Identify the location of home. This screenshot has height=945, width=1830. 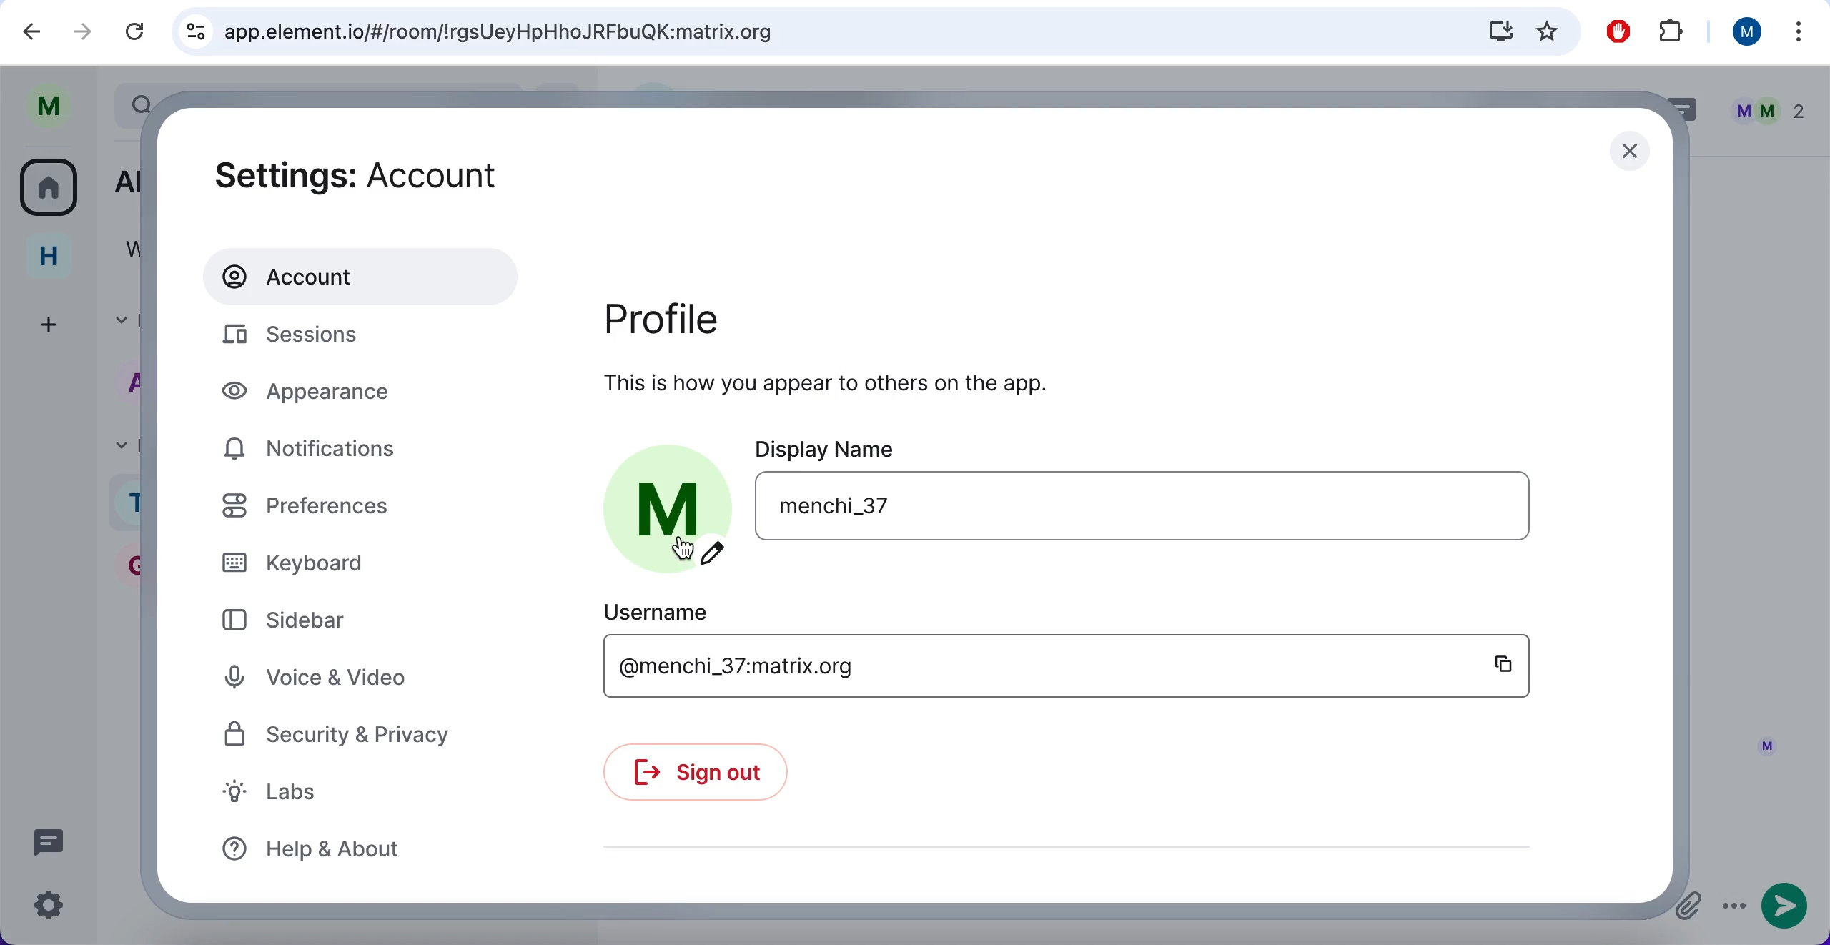
(47, 259).